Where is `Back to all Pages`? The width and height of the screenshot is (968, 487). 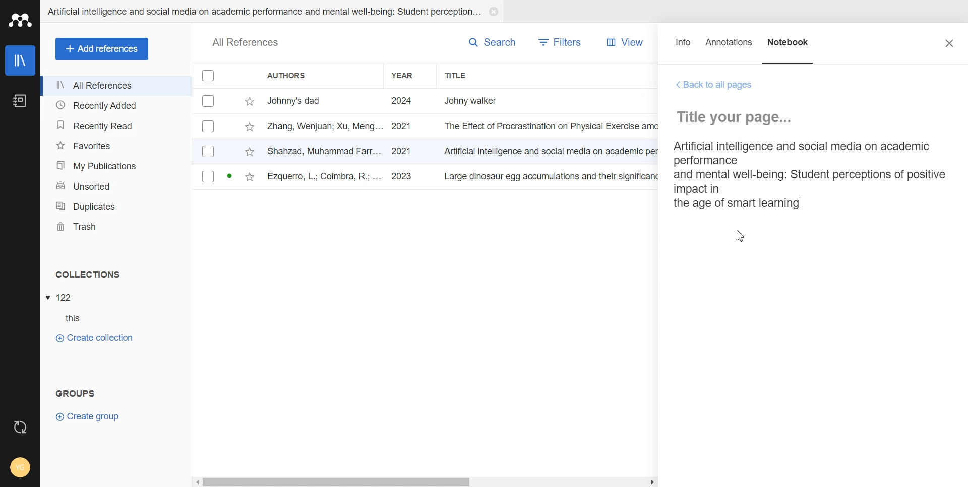 Back to all Pages is located at coordinates (714, 85).